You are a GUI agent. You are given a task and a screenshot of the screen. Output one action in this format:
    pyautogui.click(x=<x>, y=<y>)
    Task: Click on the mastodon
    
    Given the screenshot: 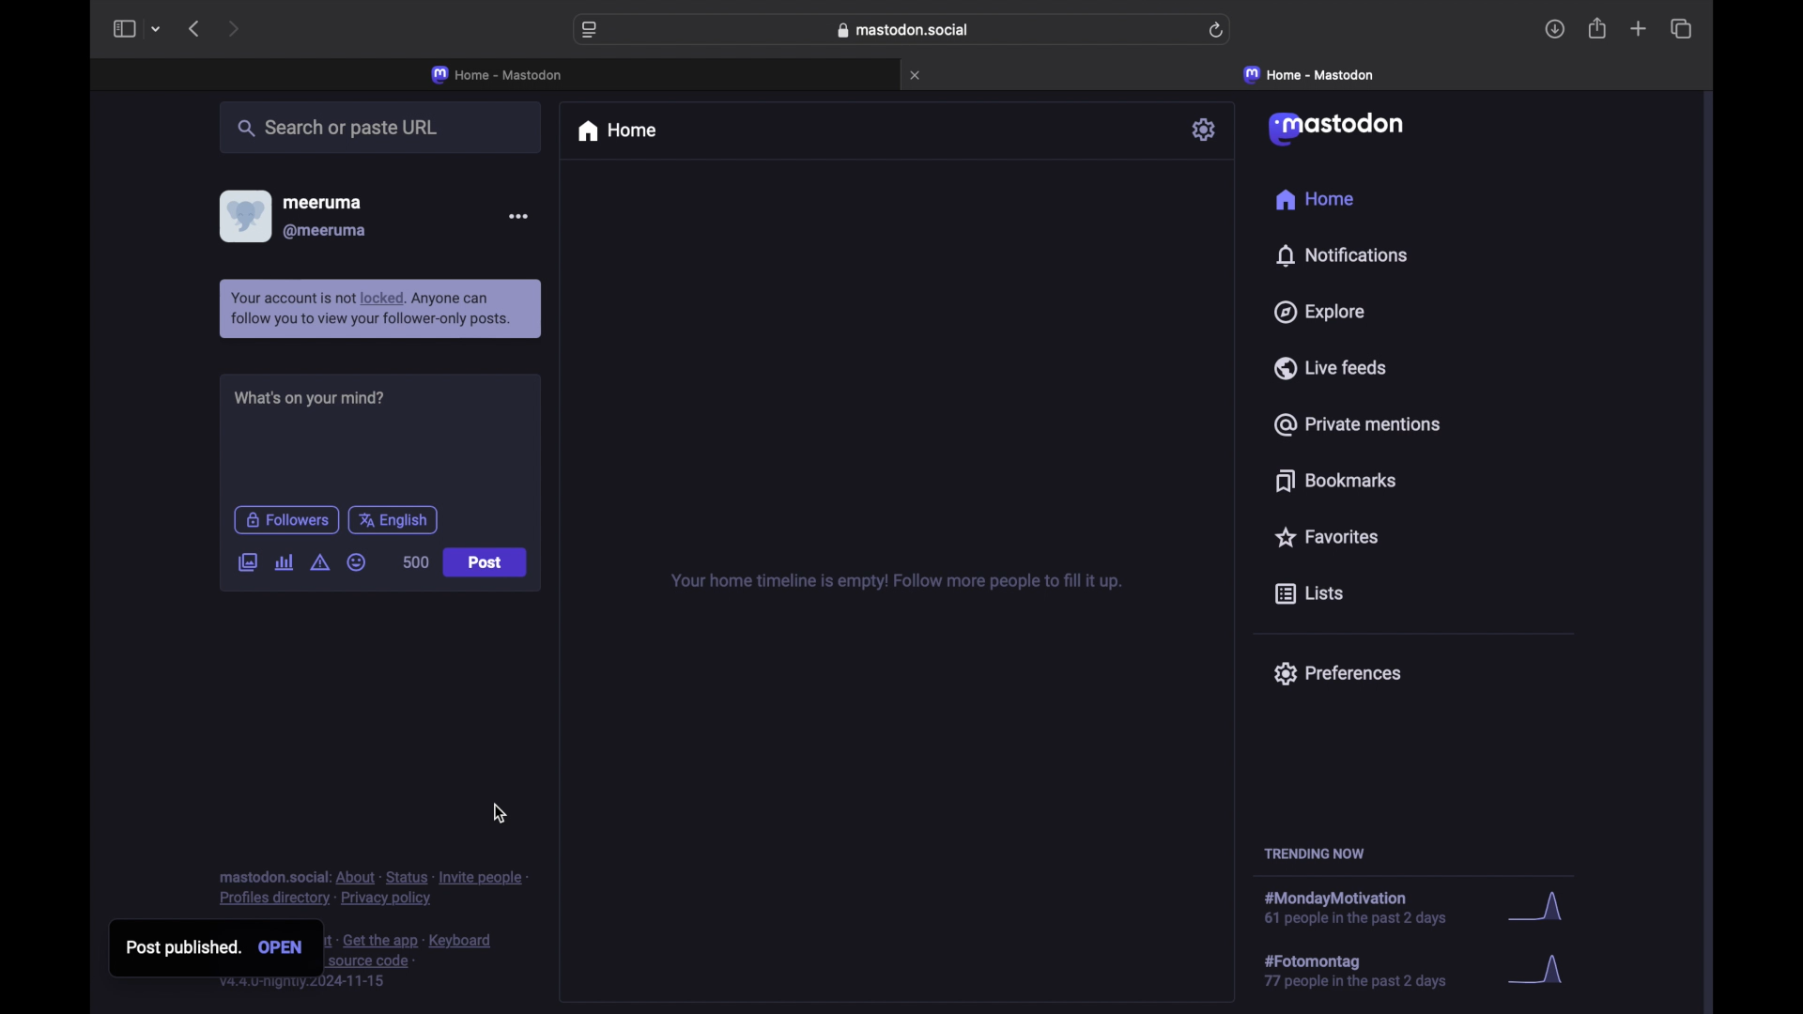 What is the action you would take?
    pyautogui.click(x=1339, y=129)
    